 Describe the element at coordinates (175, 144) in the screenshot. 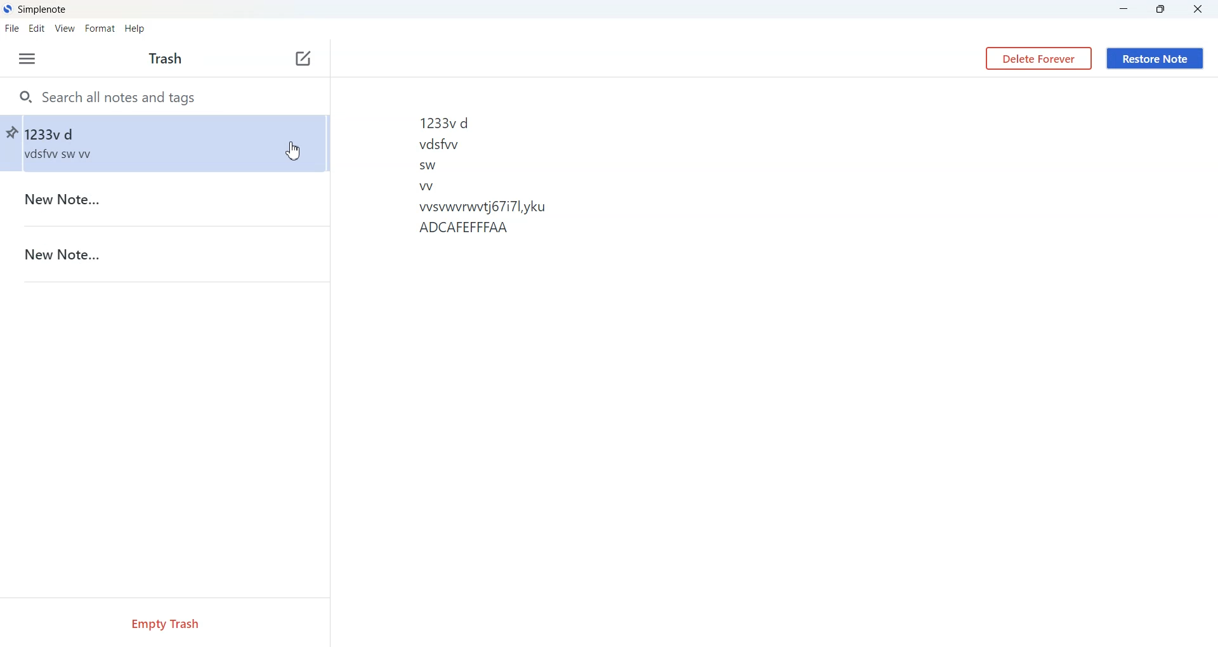

I see `1233v d` at that location.